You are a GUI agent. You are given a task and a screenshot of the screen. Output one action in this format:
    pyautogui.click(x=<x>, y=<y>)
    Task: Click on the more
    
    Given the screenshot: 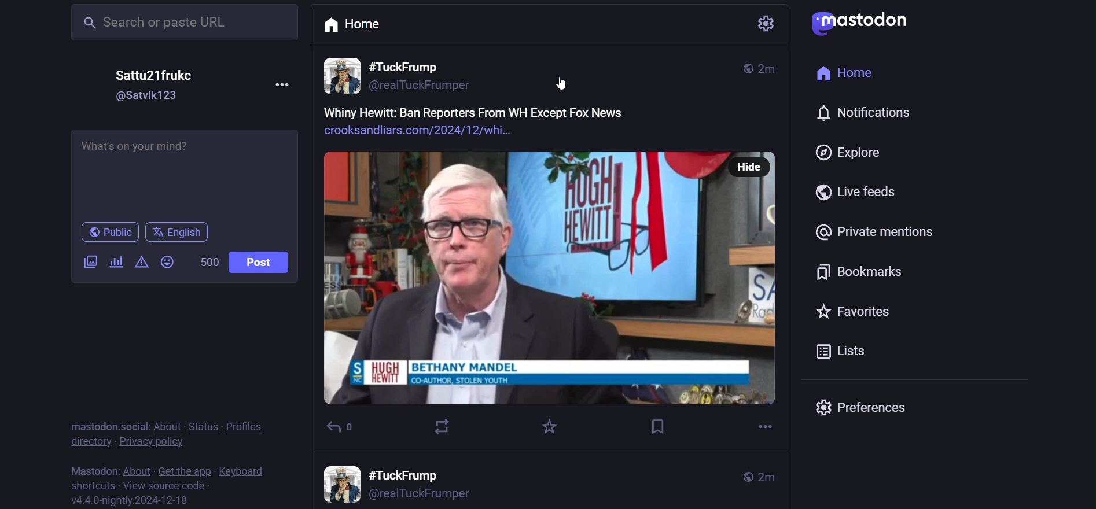 What is the action you would take?
    pyautogui.click(x=761, y=425)
    